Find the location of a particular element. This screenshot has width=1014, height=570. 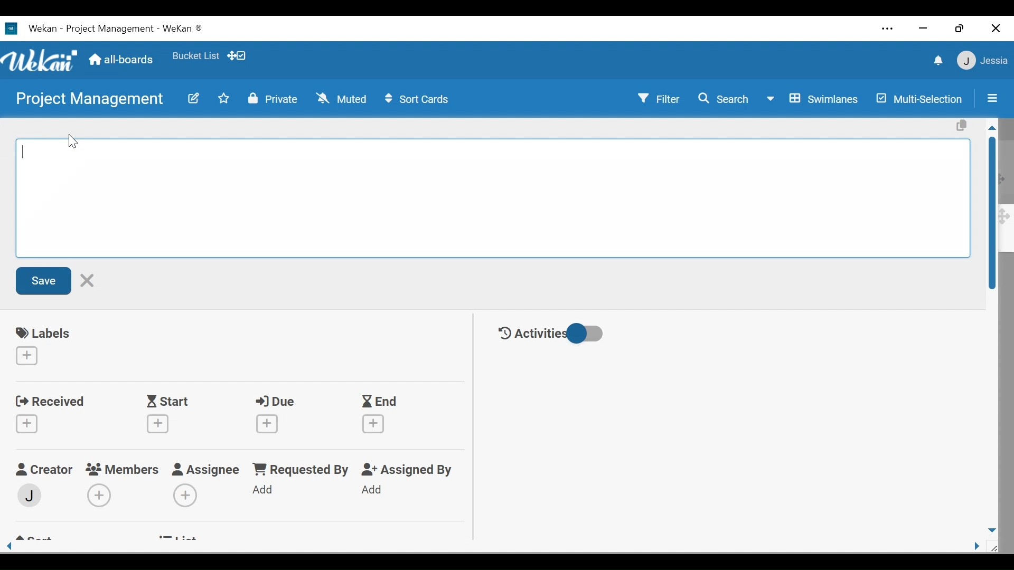

Copy is located at coordinates (963, 126).